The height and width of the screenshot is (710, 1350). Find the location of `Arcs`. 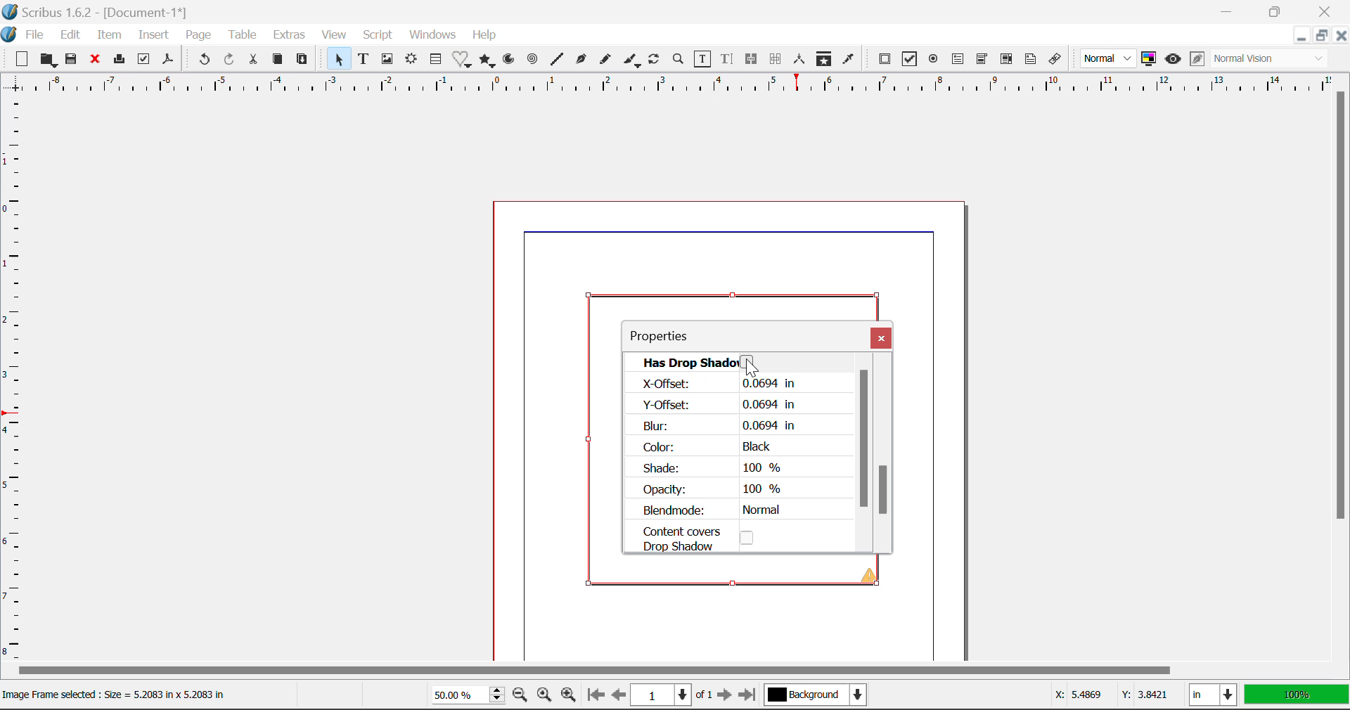

Arcs is located at coordinates (507, 63).